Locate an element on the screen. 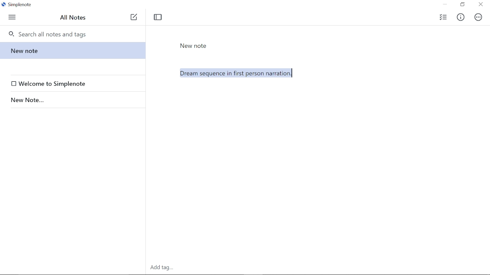 The width and height of the screenshot is (490, 275). Dream sequence in first person narration. is located at coordinates (321, 128).